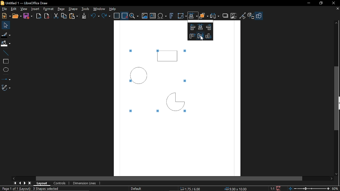 This screenshot has width=340, height=191. I want to click on Transform, so click(182, 16).